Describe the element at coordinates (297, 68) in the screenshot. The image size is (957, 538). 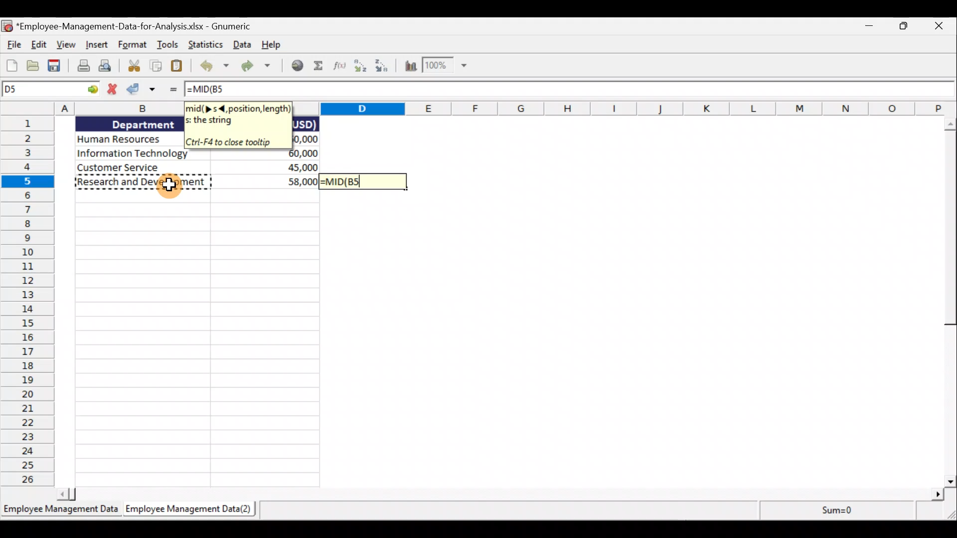
I see `Insert a hyperlink` at that location.